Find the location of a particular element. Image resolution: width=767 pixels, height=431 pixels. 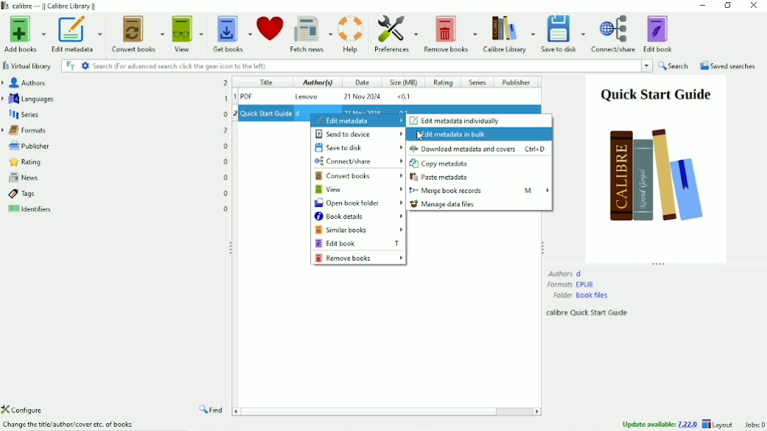

Close is located at coordinates (753, 6).